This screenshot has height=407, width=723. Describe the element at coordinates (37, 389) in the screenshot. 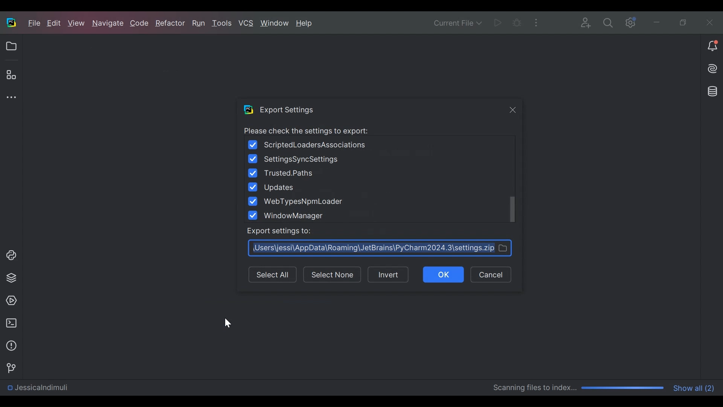

I see `Directory` at that location.